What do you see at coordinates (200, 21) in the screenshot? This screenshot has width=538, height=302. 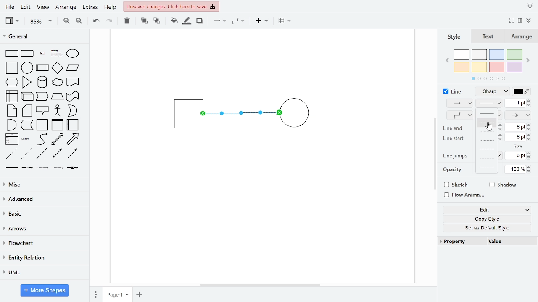 I see `shadow` at bounding box center [200, 21].